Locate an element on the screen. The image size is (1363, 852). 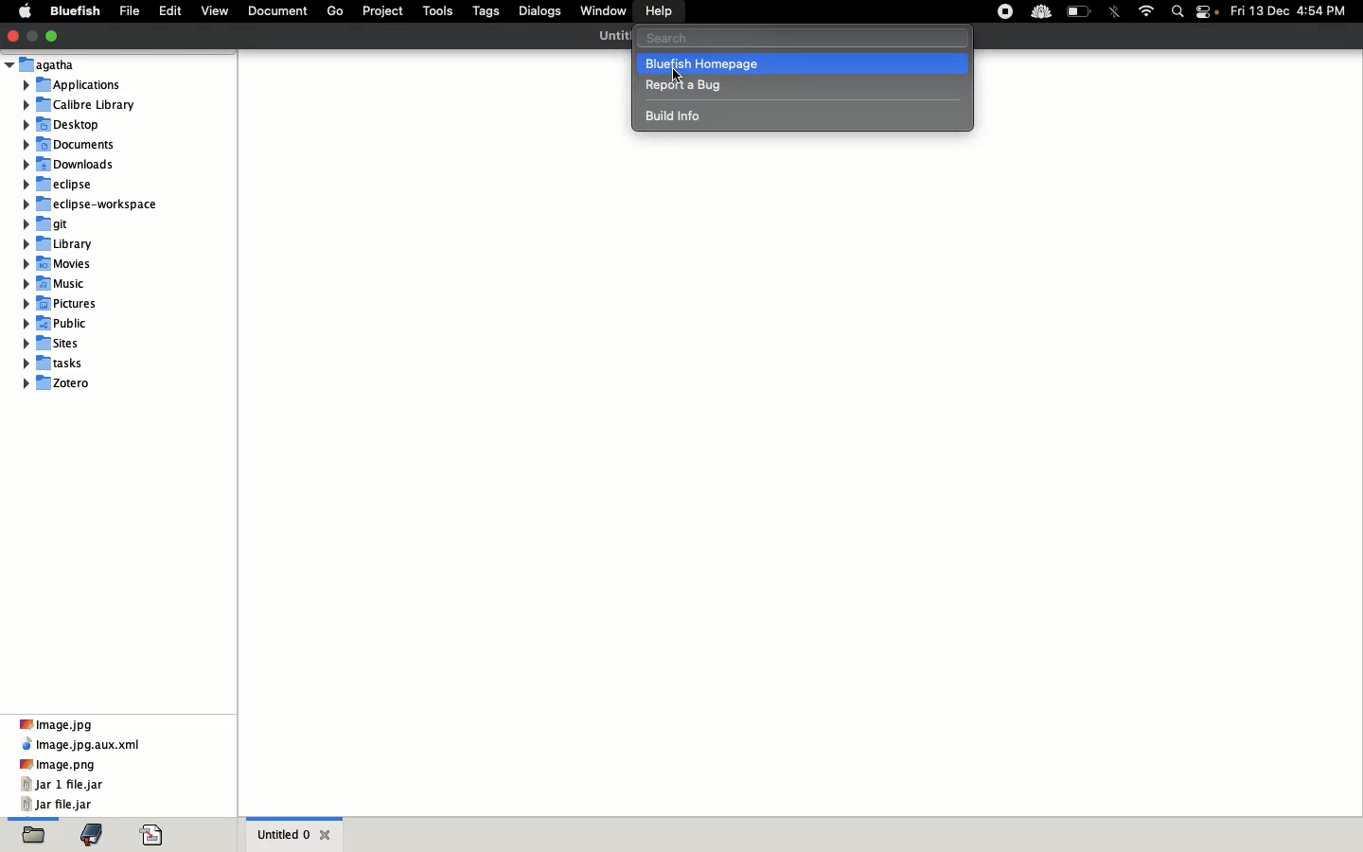
applications is located at coordinates (75, 84).